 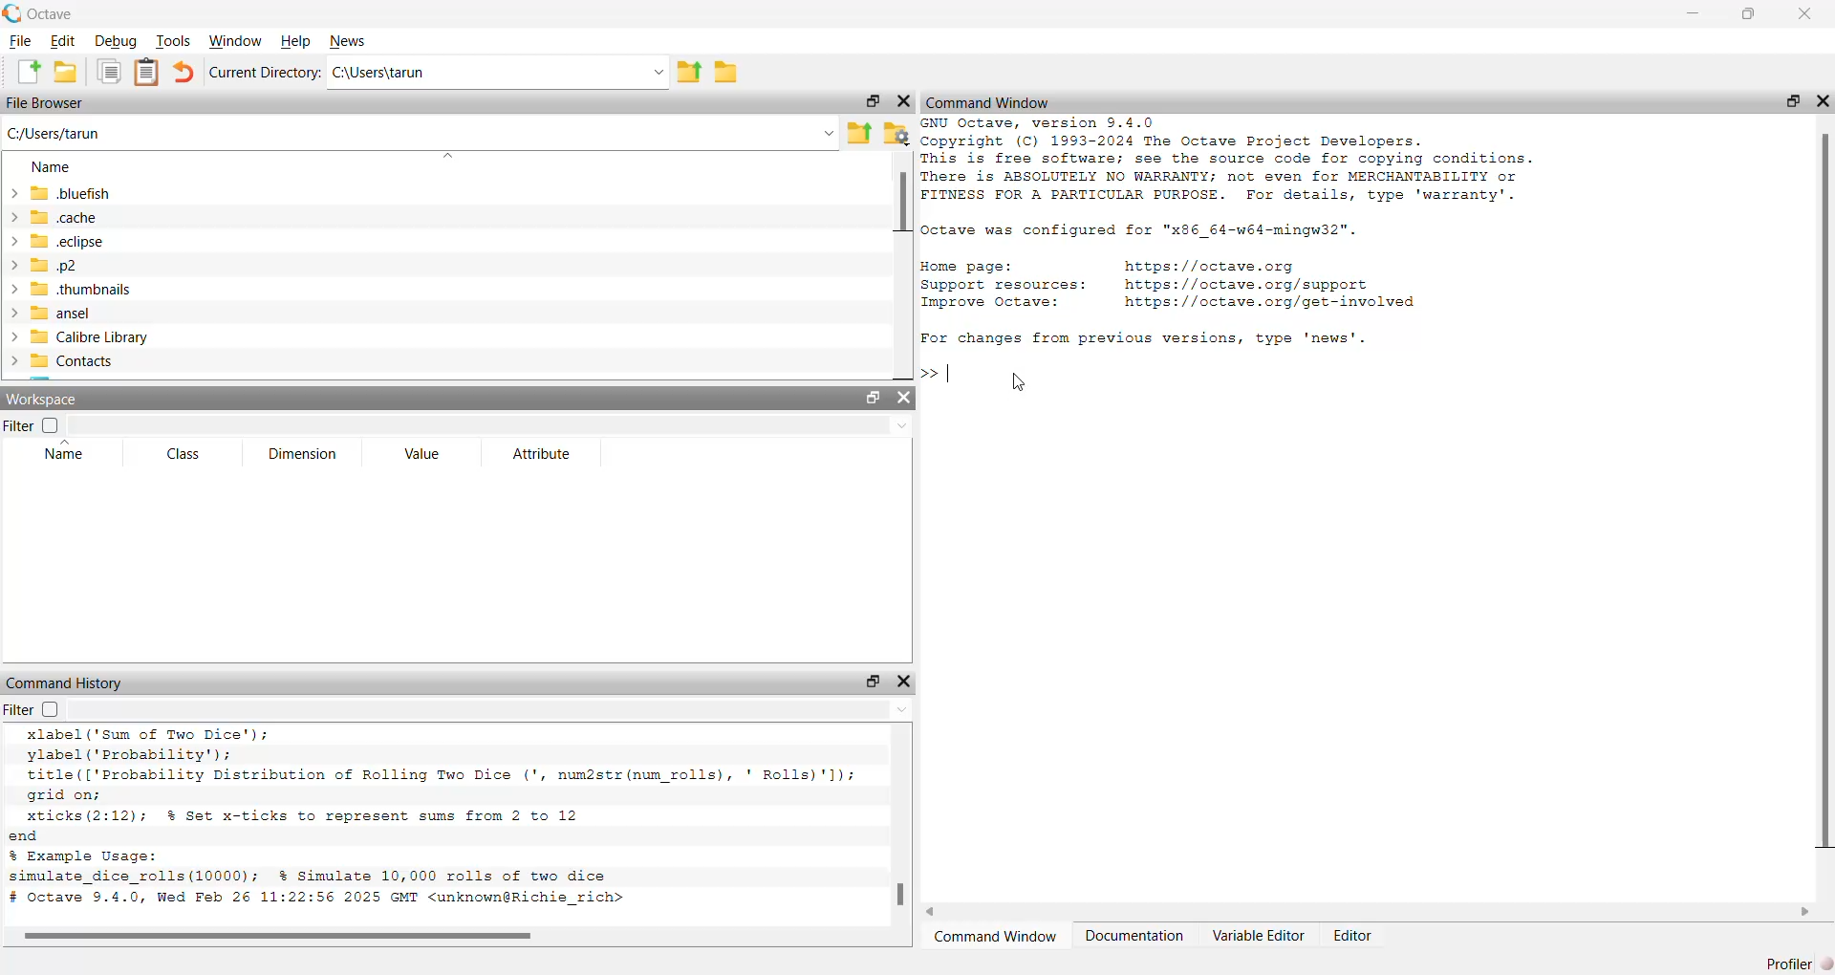 What do you see at coordinates (1134, 937) in the screenshot?
I see `Documentation` at bounding box center [1134, 937].